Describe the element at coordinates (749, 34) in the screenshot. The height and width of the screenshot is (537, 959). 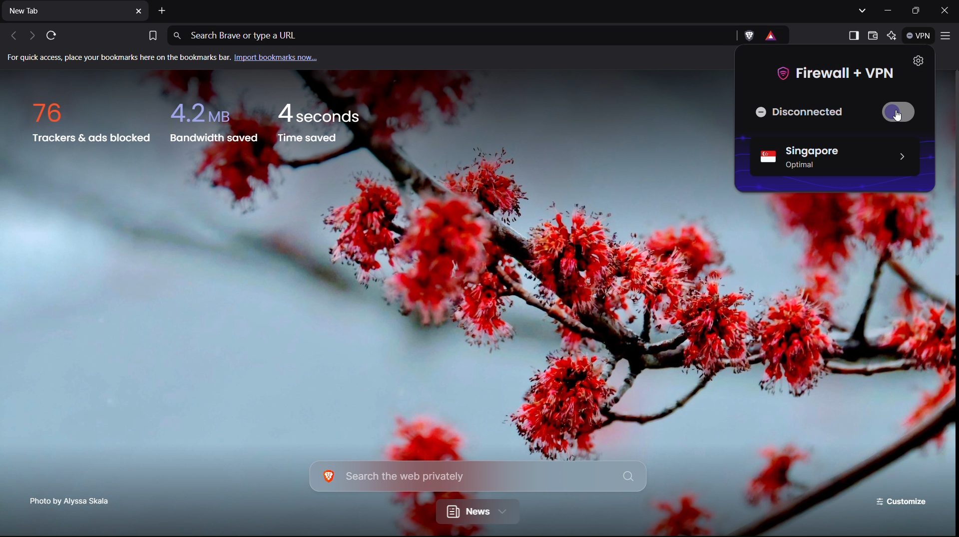
I see `Brave` at that location.